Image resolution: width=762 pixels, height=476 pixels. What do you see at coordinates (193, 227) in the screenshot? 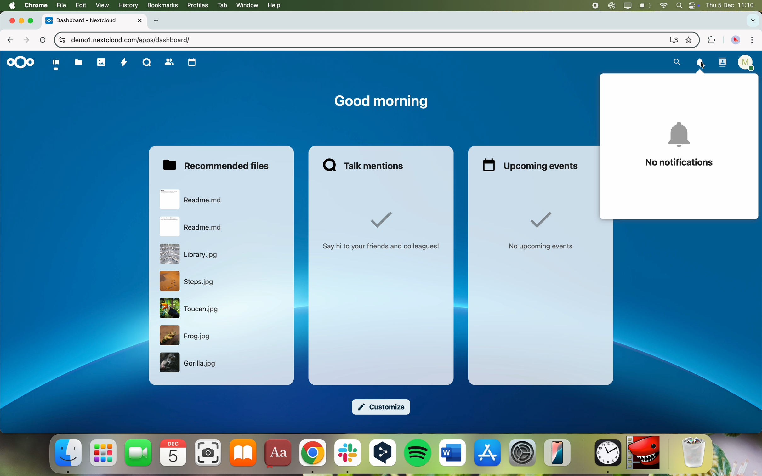
I see `file` at bounding box center [193, 227].